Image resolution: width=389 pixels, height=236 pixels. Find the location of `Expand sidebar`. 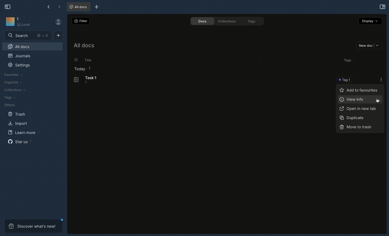

Expand sidebar is located at coordinates (382, 6).